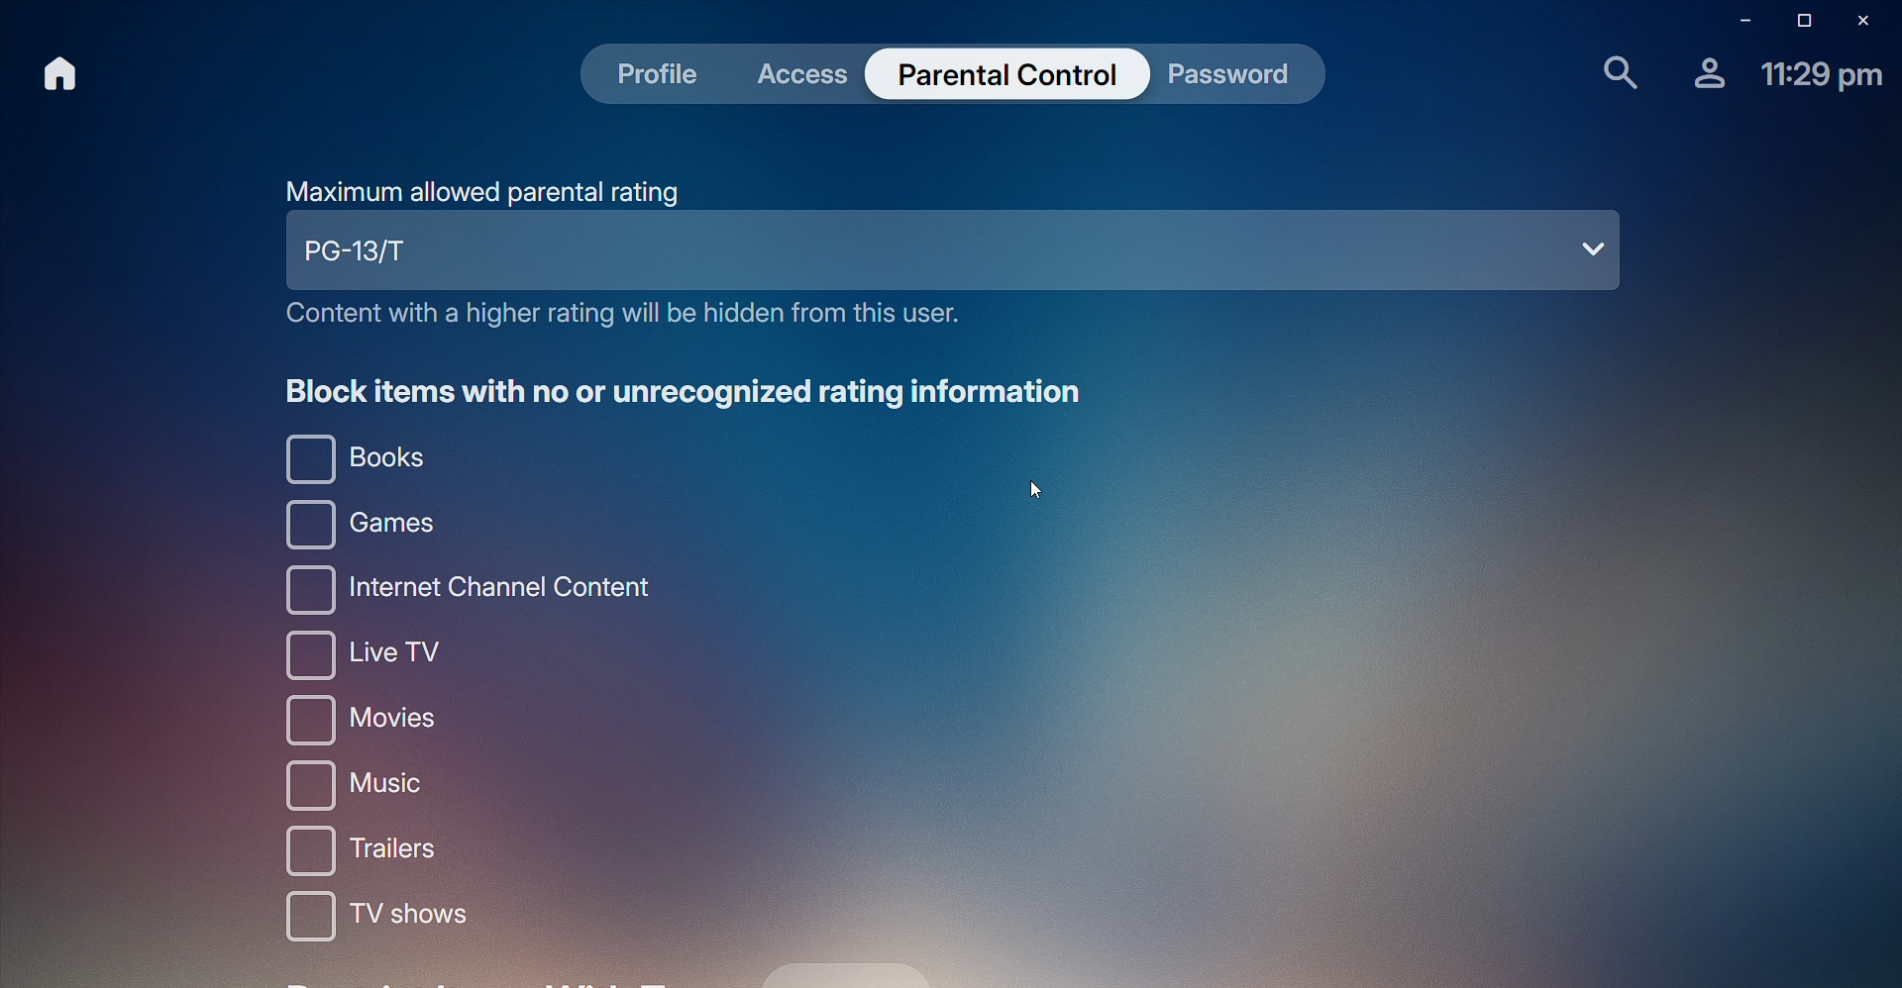  Describe the element at coordinates (1736, 19) in the screenshot. I see `Minimize` at that location.